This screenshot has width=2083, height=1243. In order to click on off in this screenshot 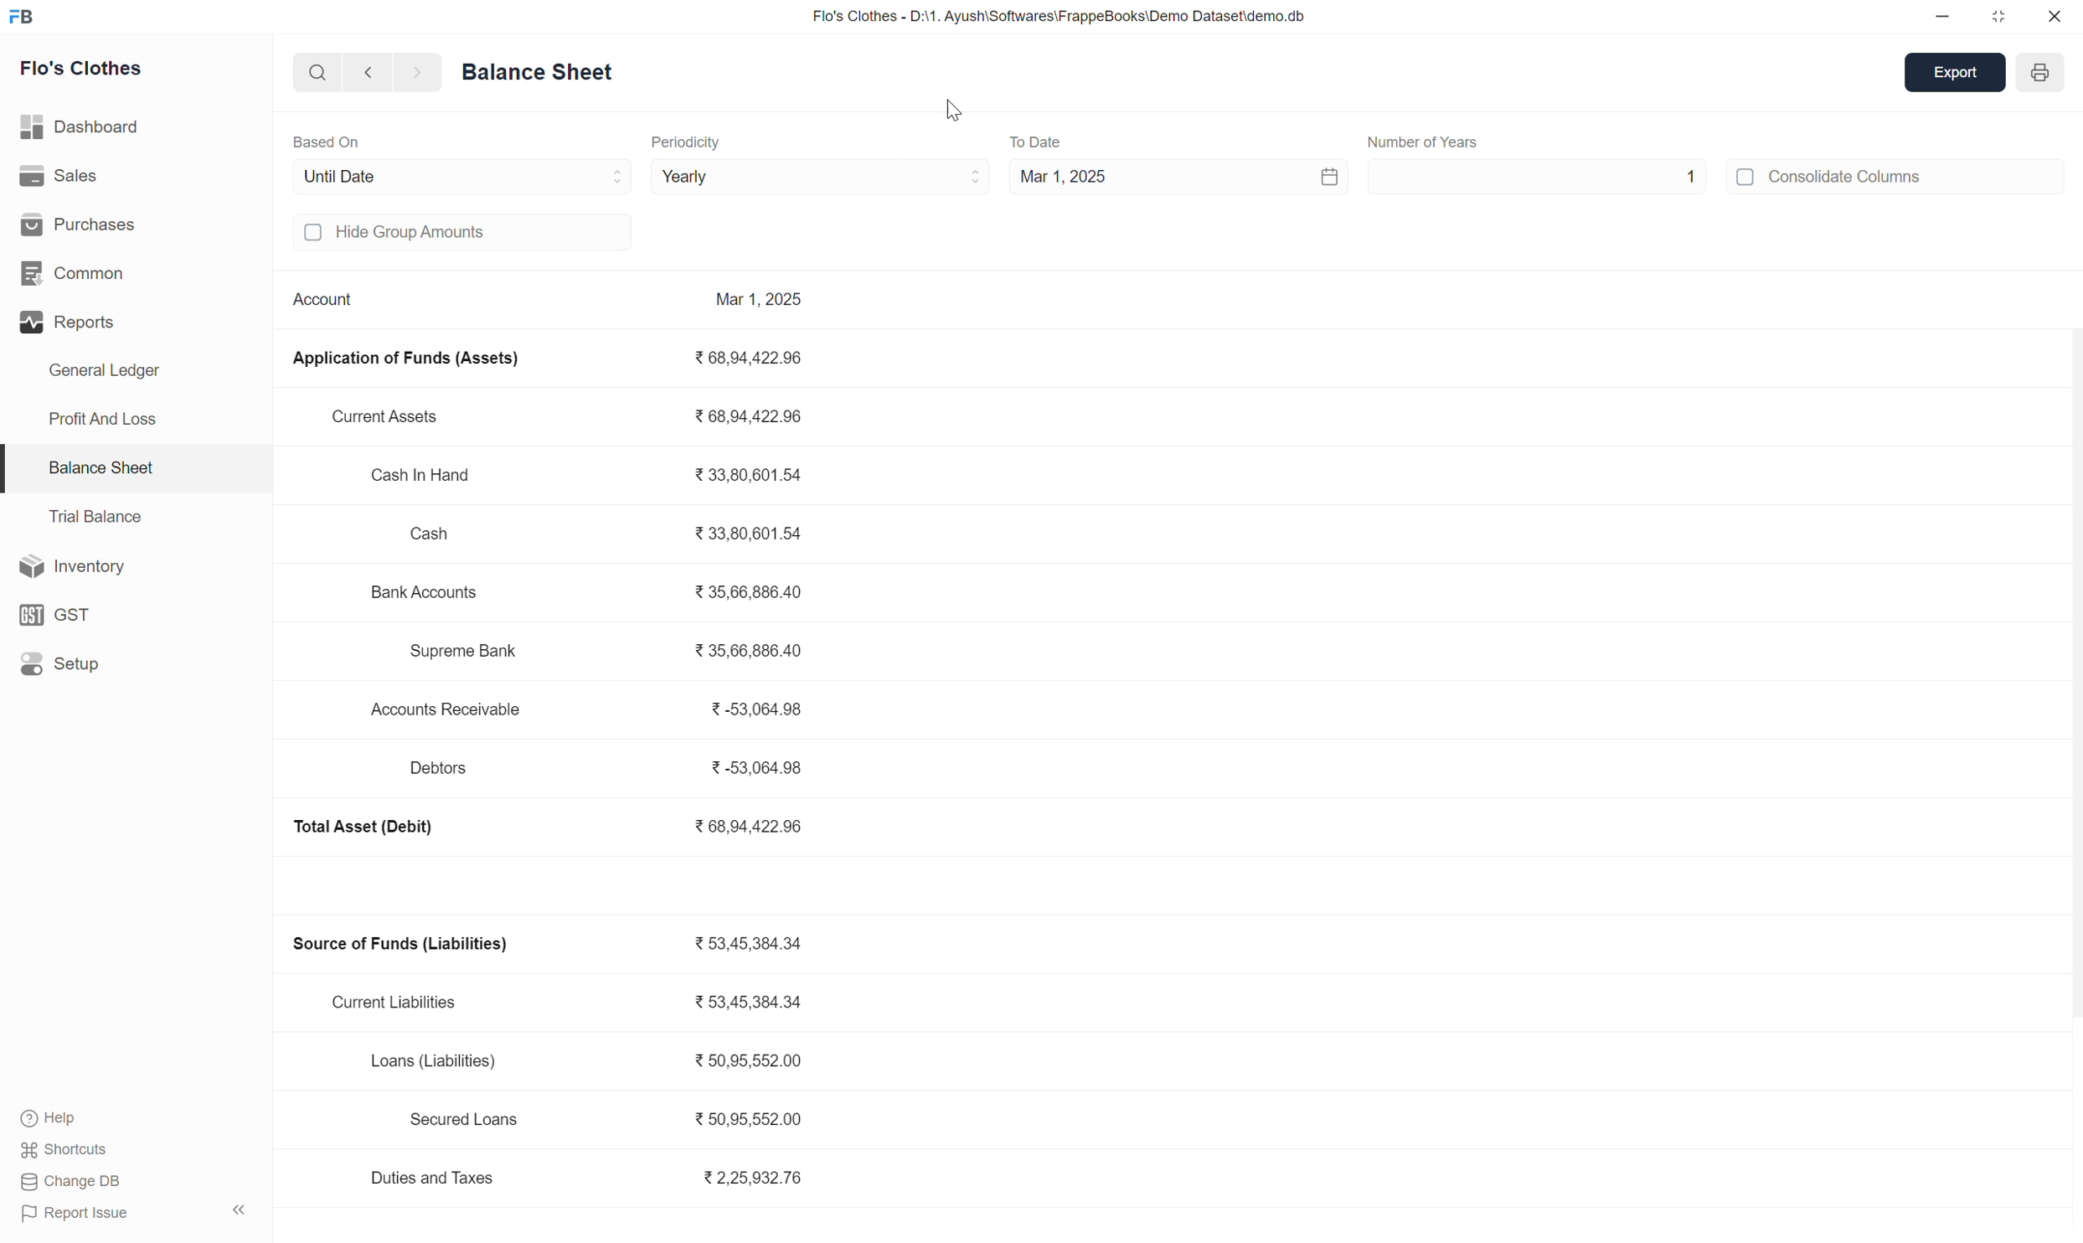, I will do `click(1746, 179)`.